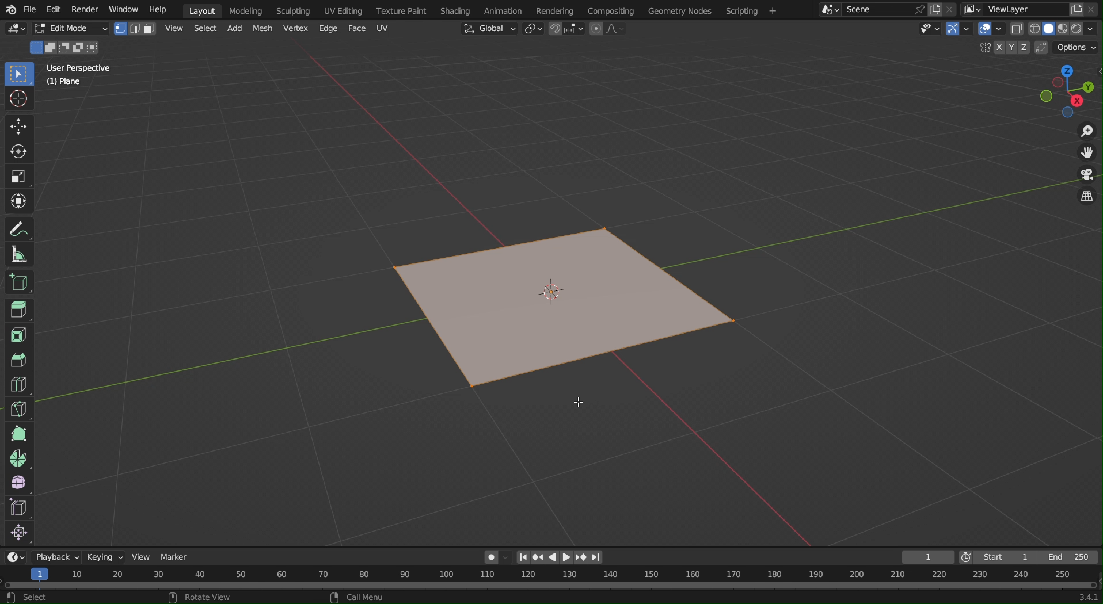 The width and height of the screenshot is (1103, 604). What do you see at coordinates (57, 557) in the screenshot?
I see `Playback` at bounding box center [57, 557].